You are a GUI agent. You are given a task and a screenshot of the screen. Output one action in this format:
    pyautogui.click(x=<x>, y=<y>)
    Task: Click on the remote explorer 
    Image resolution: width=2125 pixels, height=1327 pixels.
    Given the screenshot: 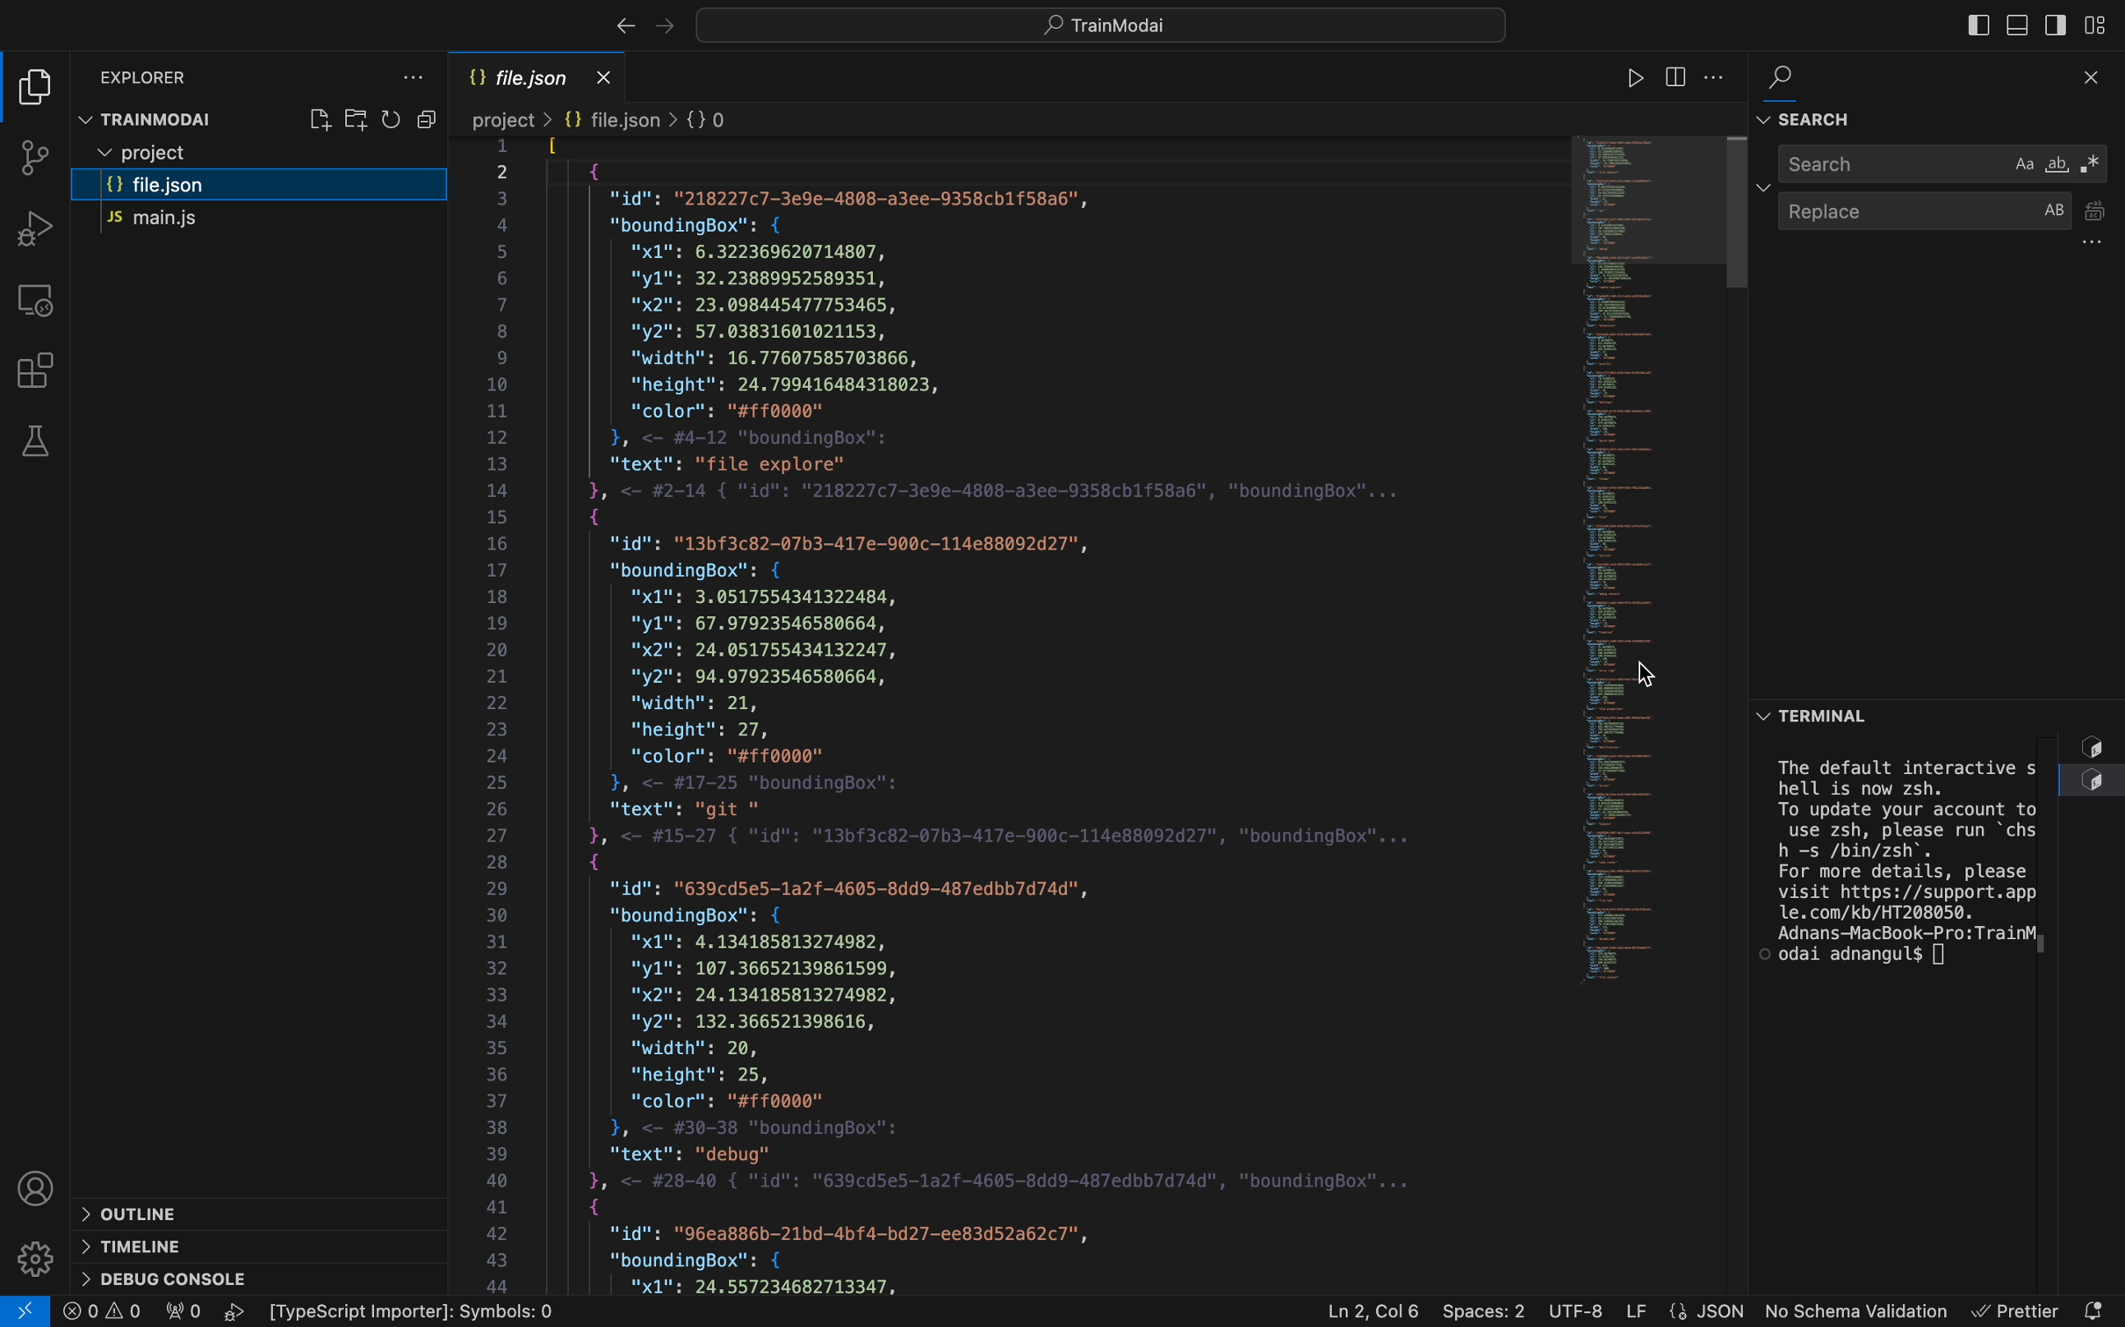 What is the action you would take?
    pyautogui.click(x=39, y=300)
    